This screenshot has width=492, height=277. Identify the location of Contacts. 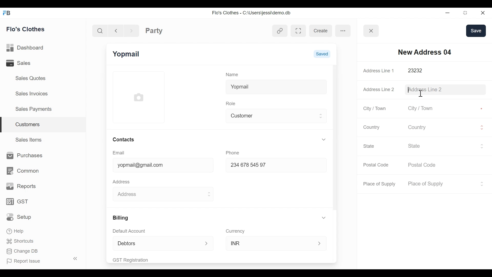
(123, 139).